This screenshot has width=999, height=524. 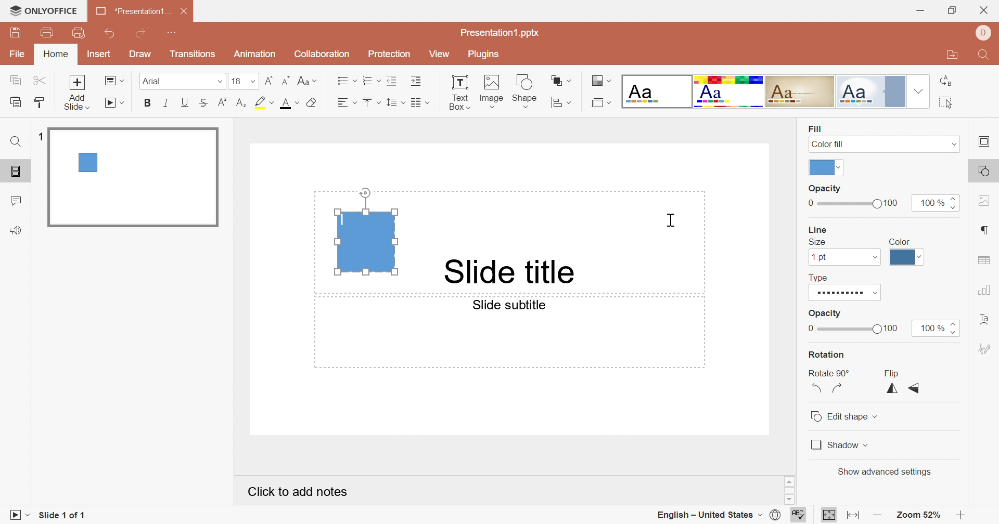 I want to click on Slider, so click(x=955, y=328).